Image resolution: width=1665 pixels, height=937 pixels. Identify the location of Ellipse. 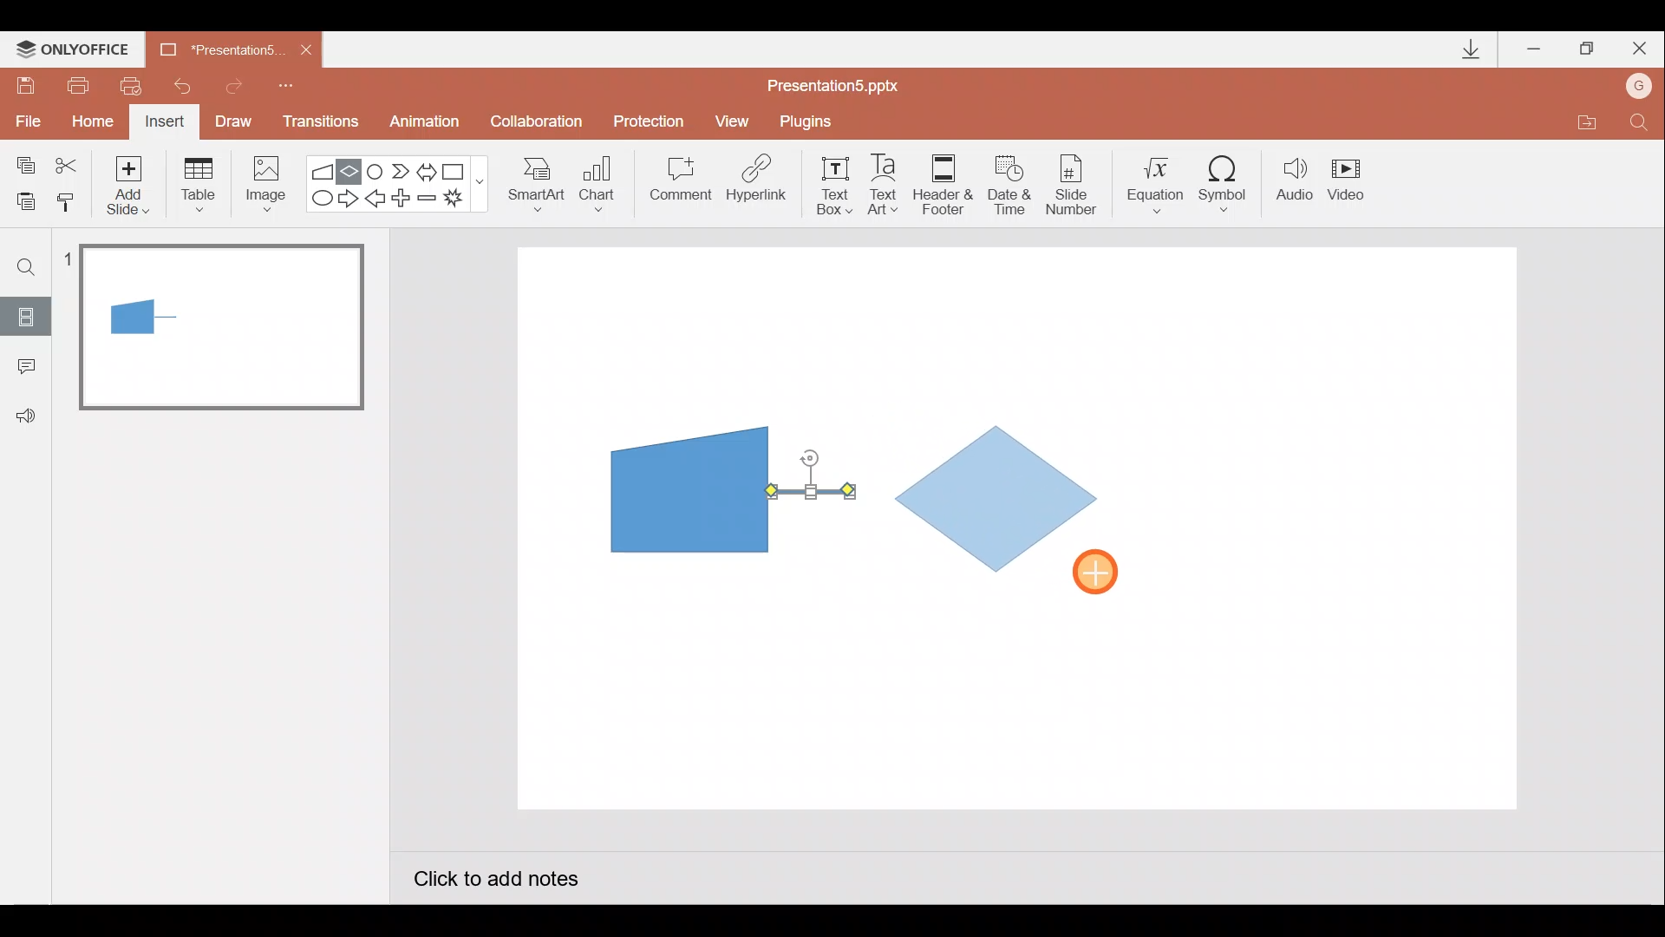
(318, 199).